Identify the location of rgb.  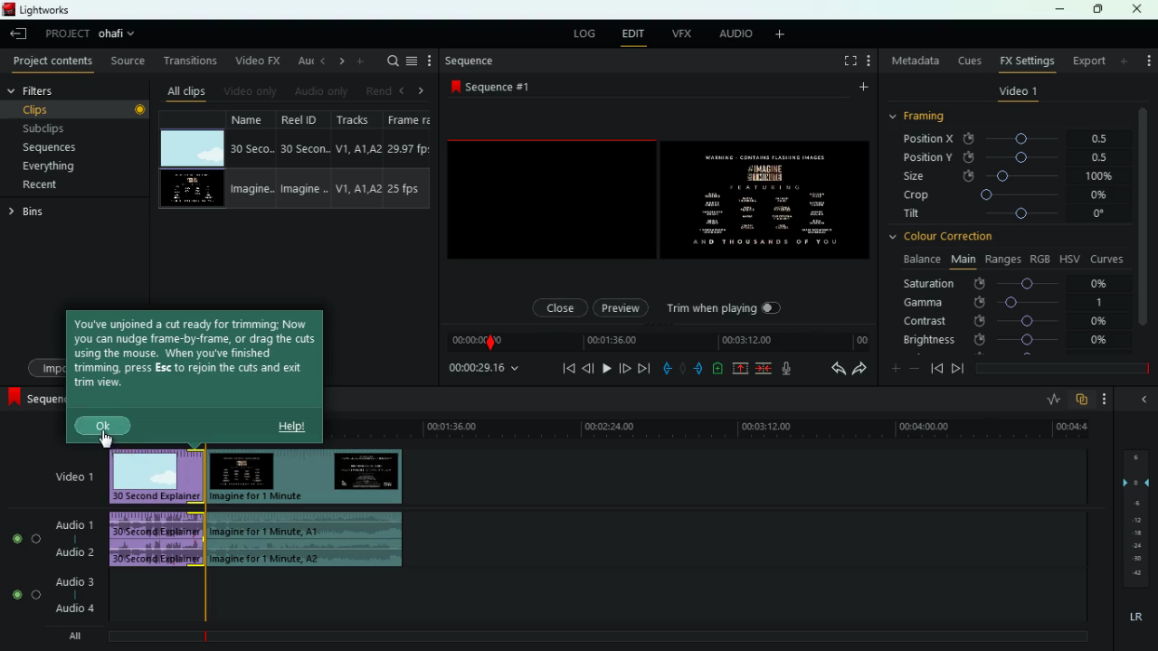
(1040, 258).